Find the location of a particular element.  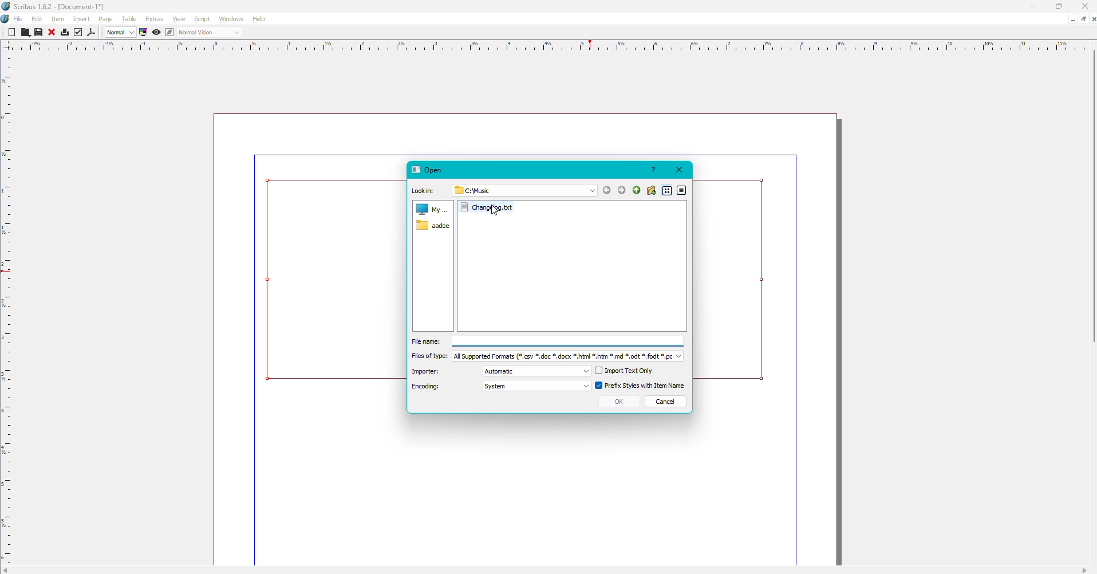

Look in is located at coordinates (424, 190).